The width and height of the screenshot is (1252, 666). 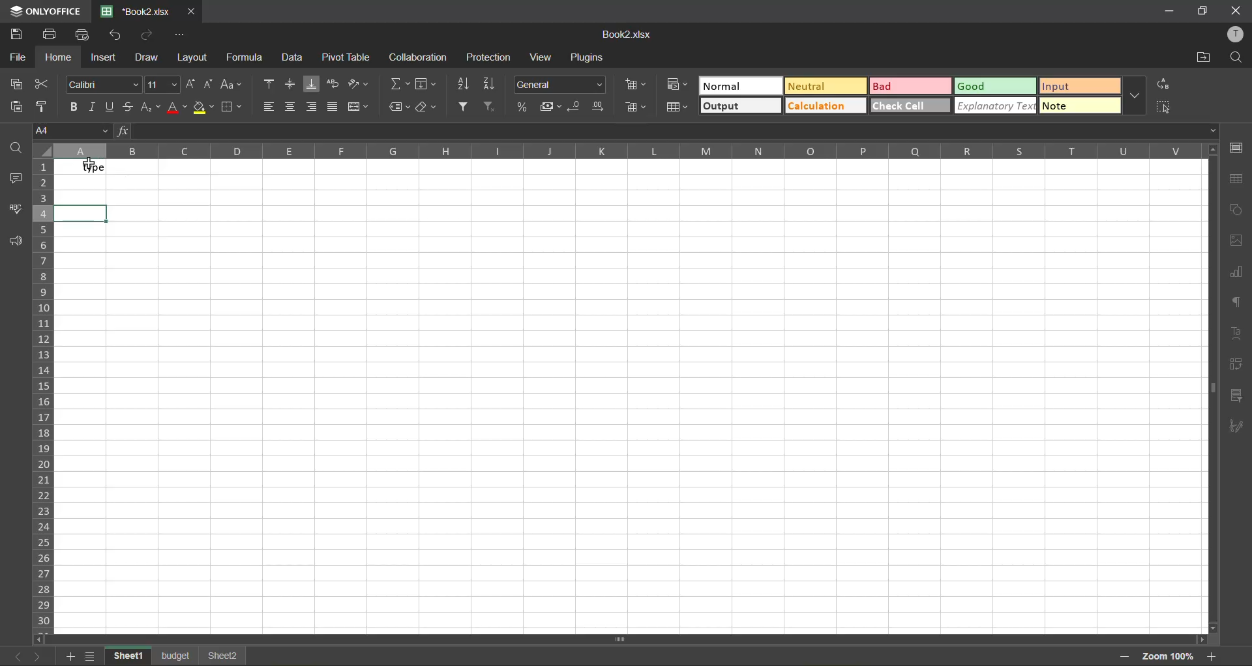 I want to click on replace, so click(x=1166, y=83).